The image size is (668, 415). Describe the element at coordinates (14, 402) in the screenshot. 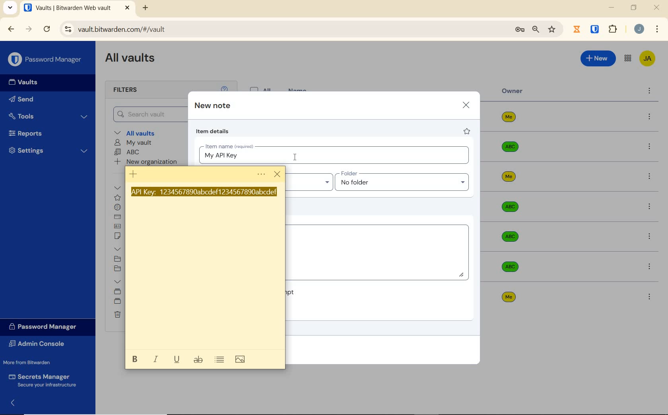

I see `expand/collapse` at that location.